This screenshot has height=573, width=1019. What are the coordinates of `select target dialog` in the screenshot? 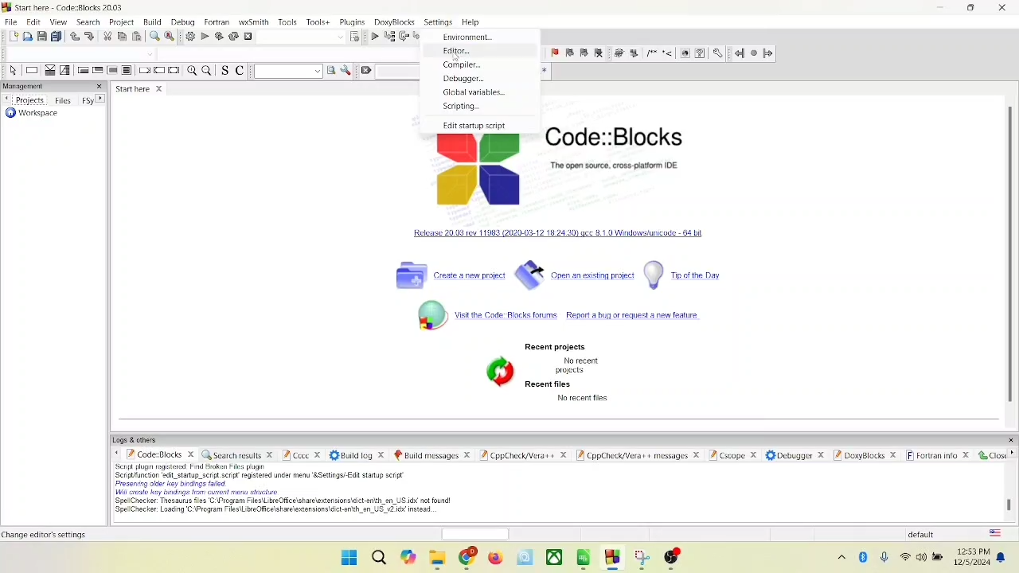 It's located at (354, 37).